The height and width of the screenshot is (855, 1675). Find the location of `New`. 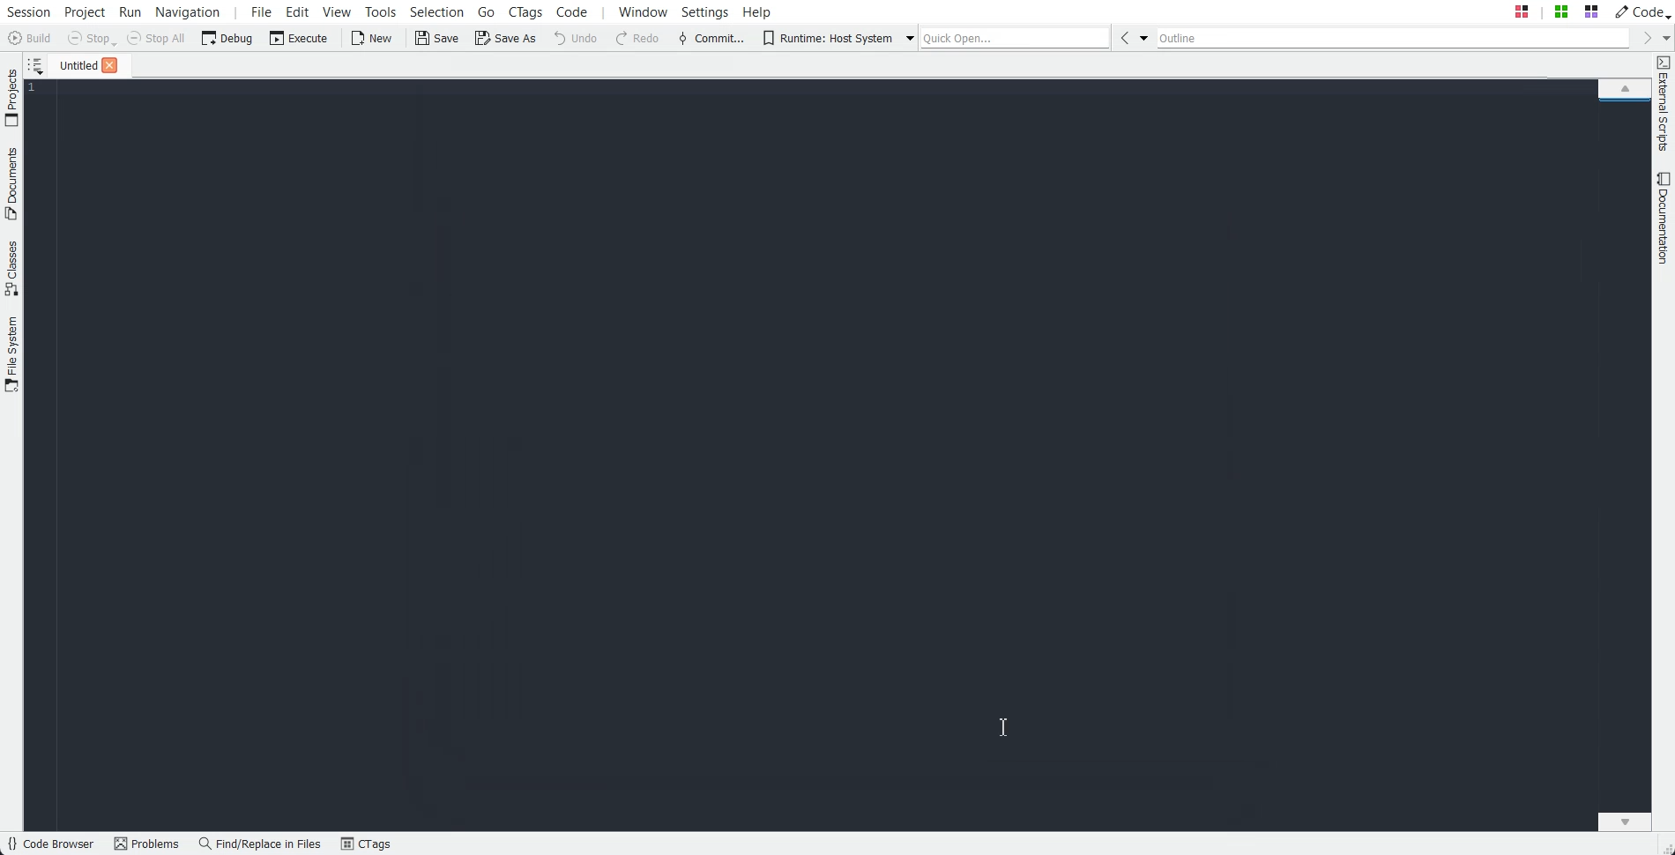

New is located at coordinates (370, 38).